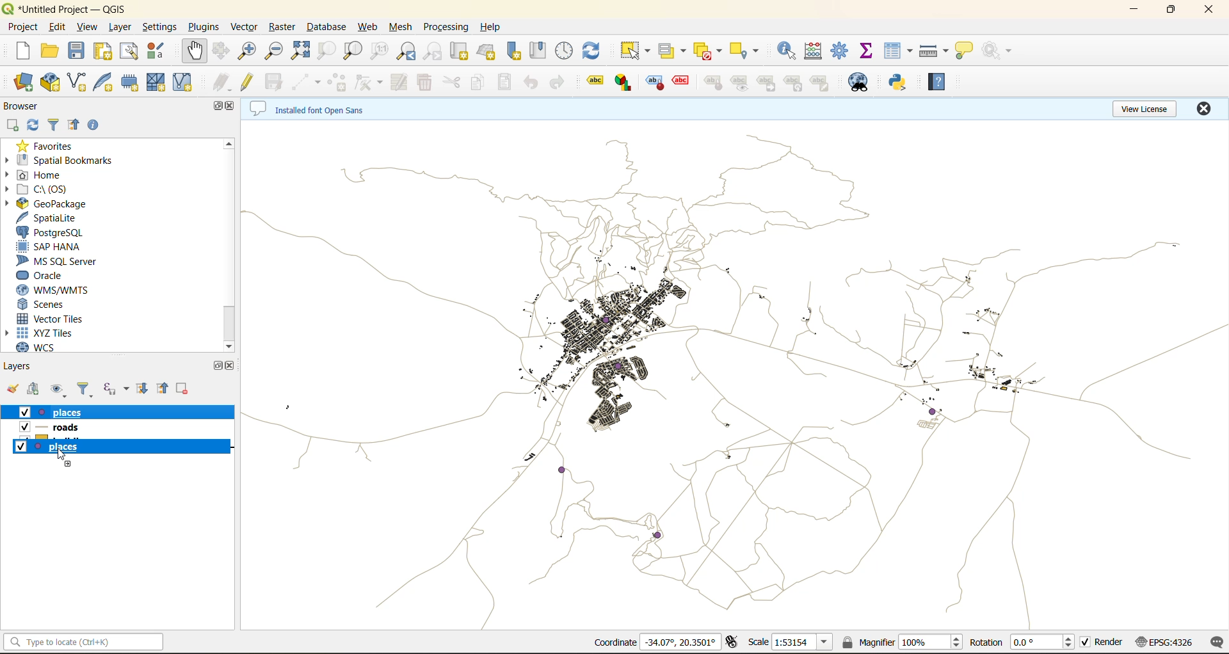 The height and width of the screenshot is (654, 1229). What do you see at coordinates (89, 28) in the screenshot?
I see `view` at bounding box center [89, 28].